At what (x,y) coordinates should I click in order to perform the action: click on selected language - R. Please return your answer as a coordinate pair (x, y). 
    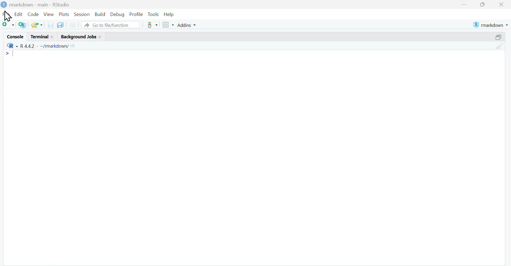
    Looking at the image, I should click on (11, 46).